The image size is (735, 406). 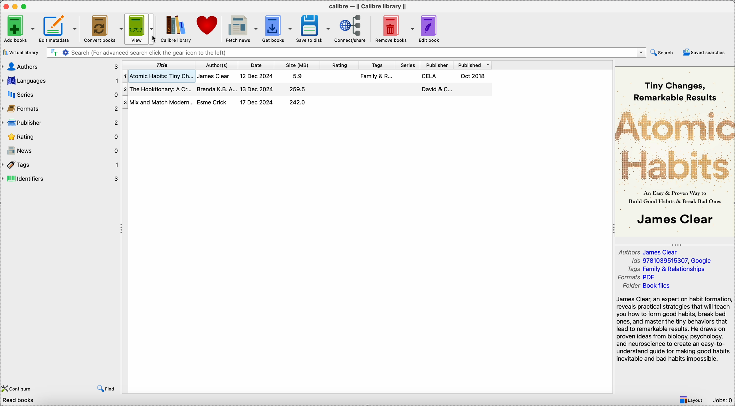 What do you see at coordinates (692, 400) in the screenshot?
I see `layout` at bounding box center [692, 400].